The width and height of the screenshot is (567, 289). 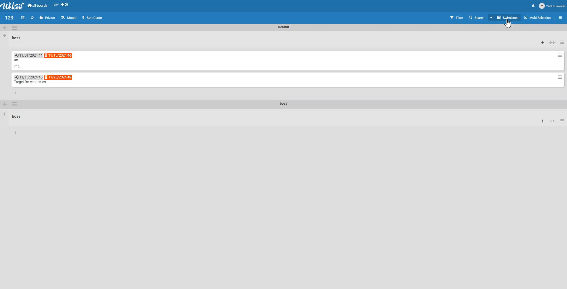 I want to click on All-boards, so click(x=38, y=5).